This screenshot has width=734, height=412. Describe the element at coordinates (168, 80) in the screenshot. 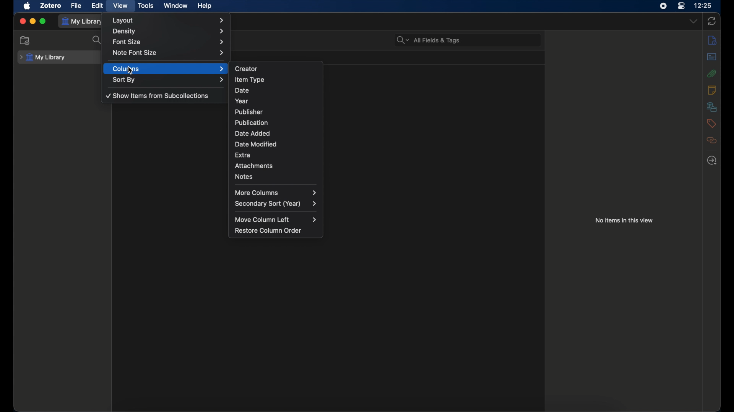

I see `sort by` at that location.